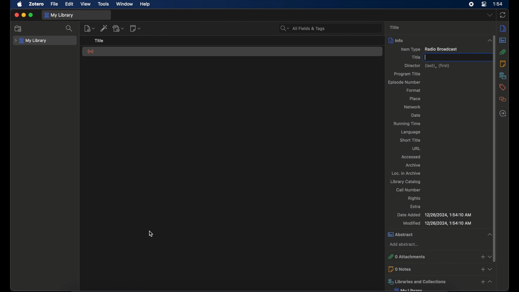  I want to click on libraries, so click(503, 75).